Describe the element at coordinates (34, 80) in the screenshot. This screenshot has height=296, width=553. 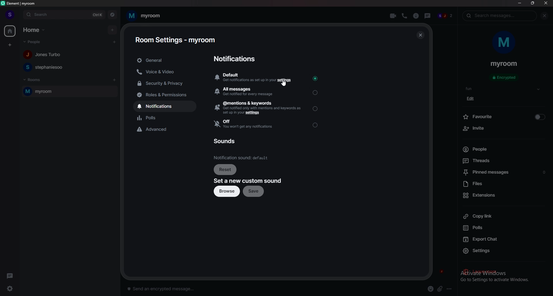
I see `rooms` at that location.